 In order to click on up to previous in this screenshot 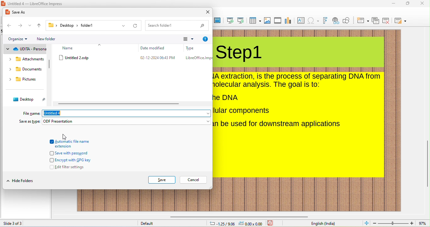, I will do `click(40, 26)`.